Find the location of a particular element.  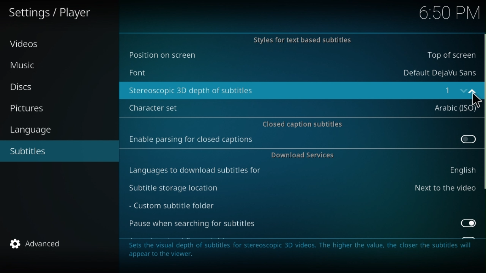

Pictures is located at coordinates (28, 108).